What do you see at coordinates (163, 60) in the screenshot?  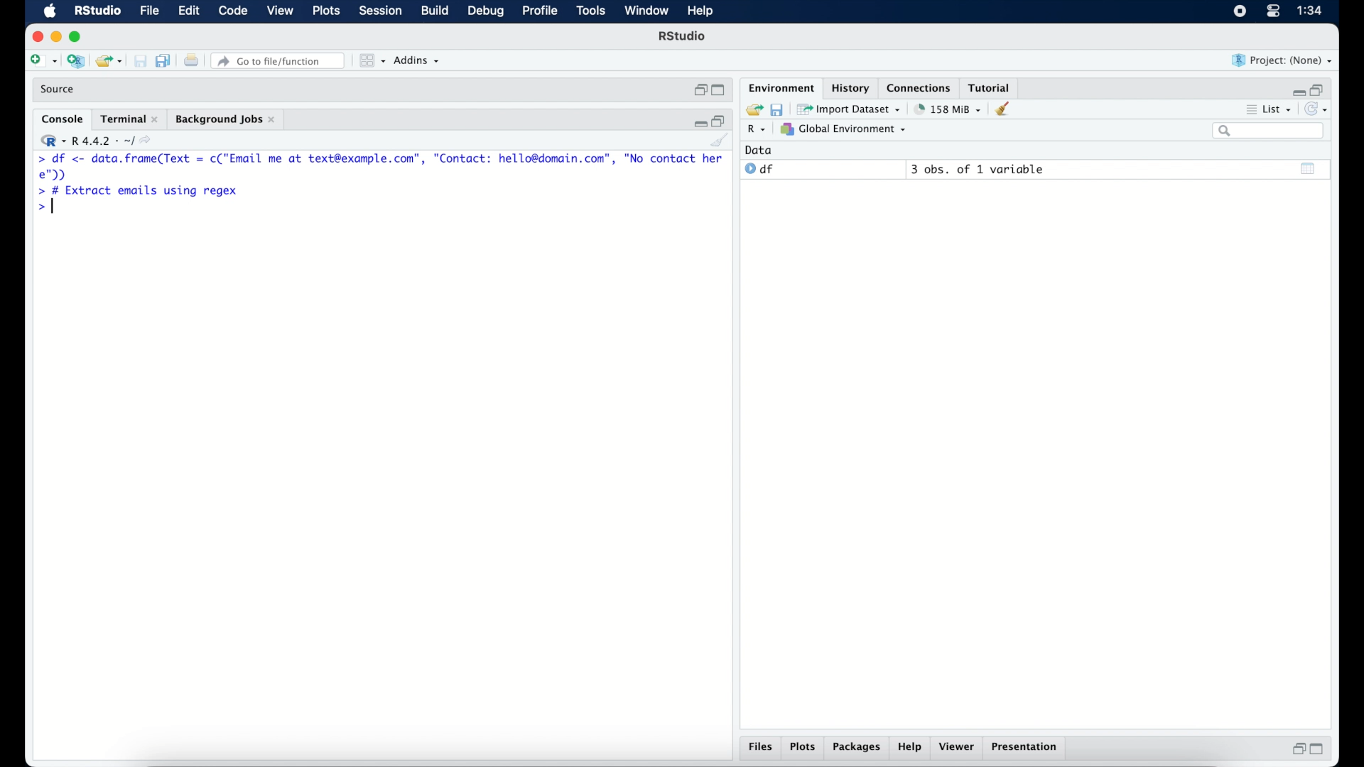 I see `save all documents` at bounding box center [163, 60].